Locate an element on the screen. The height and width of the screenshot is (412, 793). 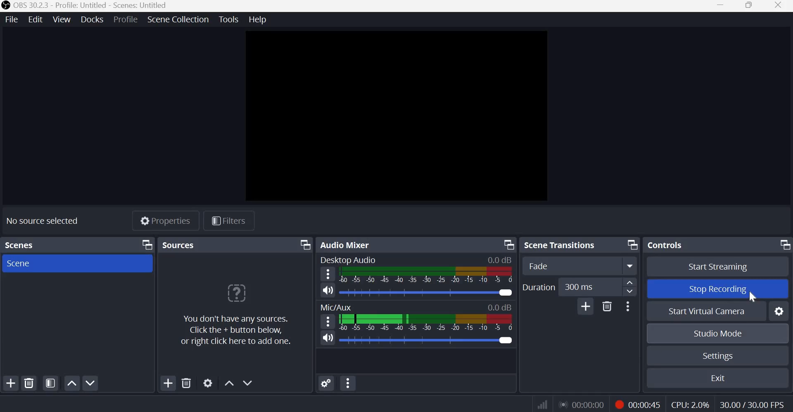
Studio mode is located at coordinates (717, 333).